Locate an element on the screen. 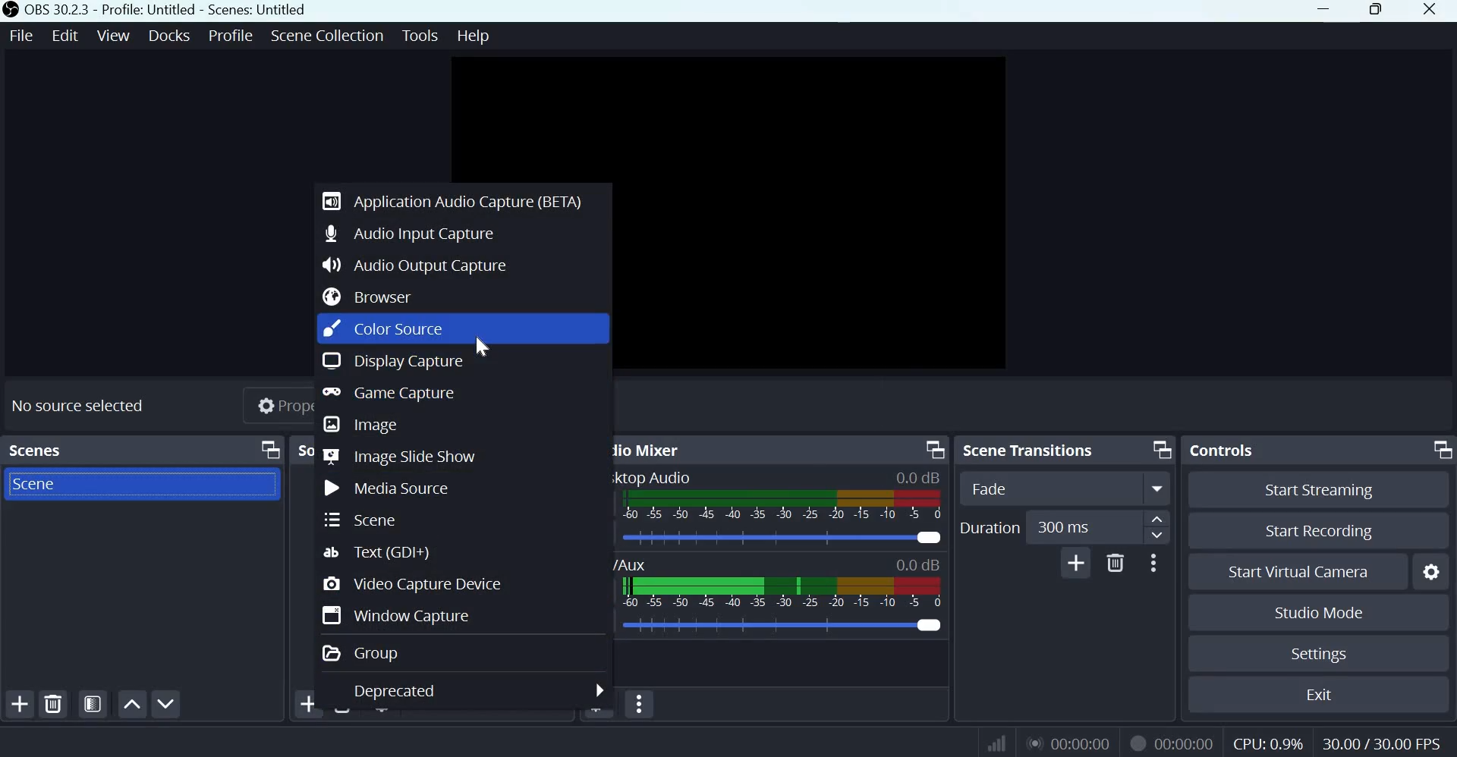 The width and height of the screenshot is (1457, 757). Scene Collection is located at coordinates (327, 36).